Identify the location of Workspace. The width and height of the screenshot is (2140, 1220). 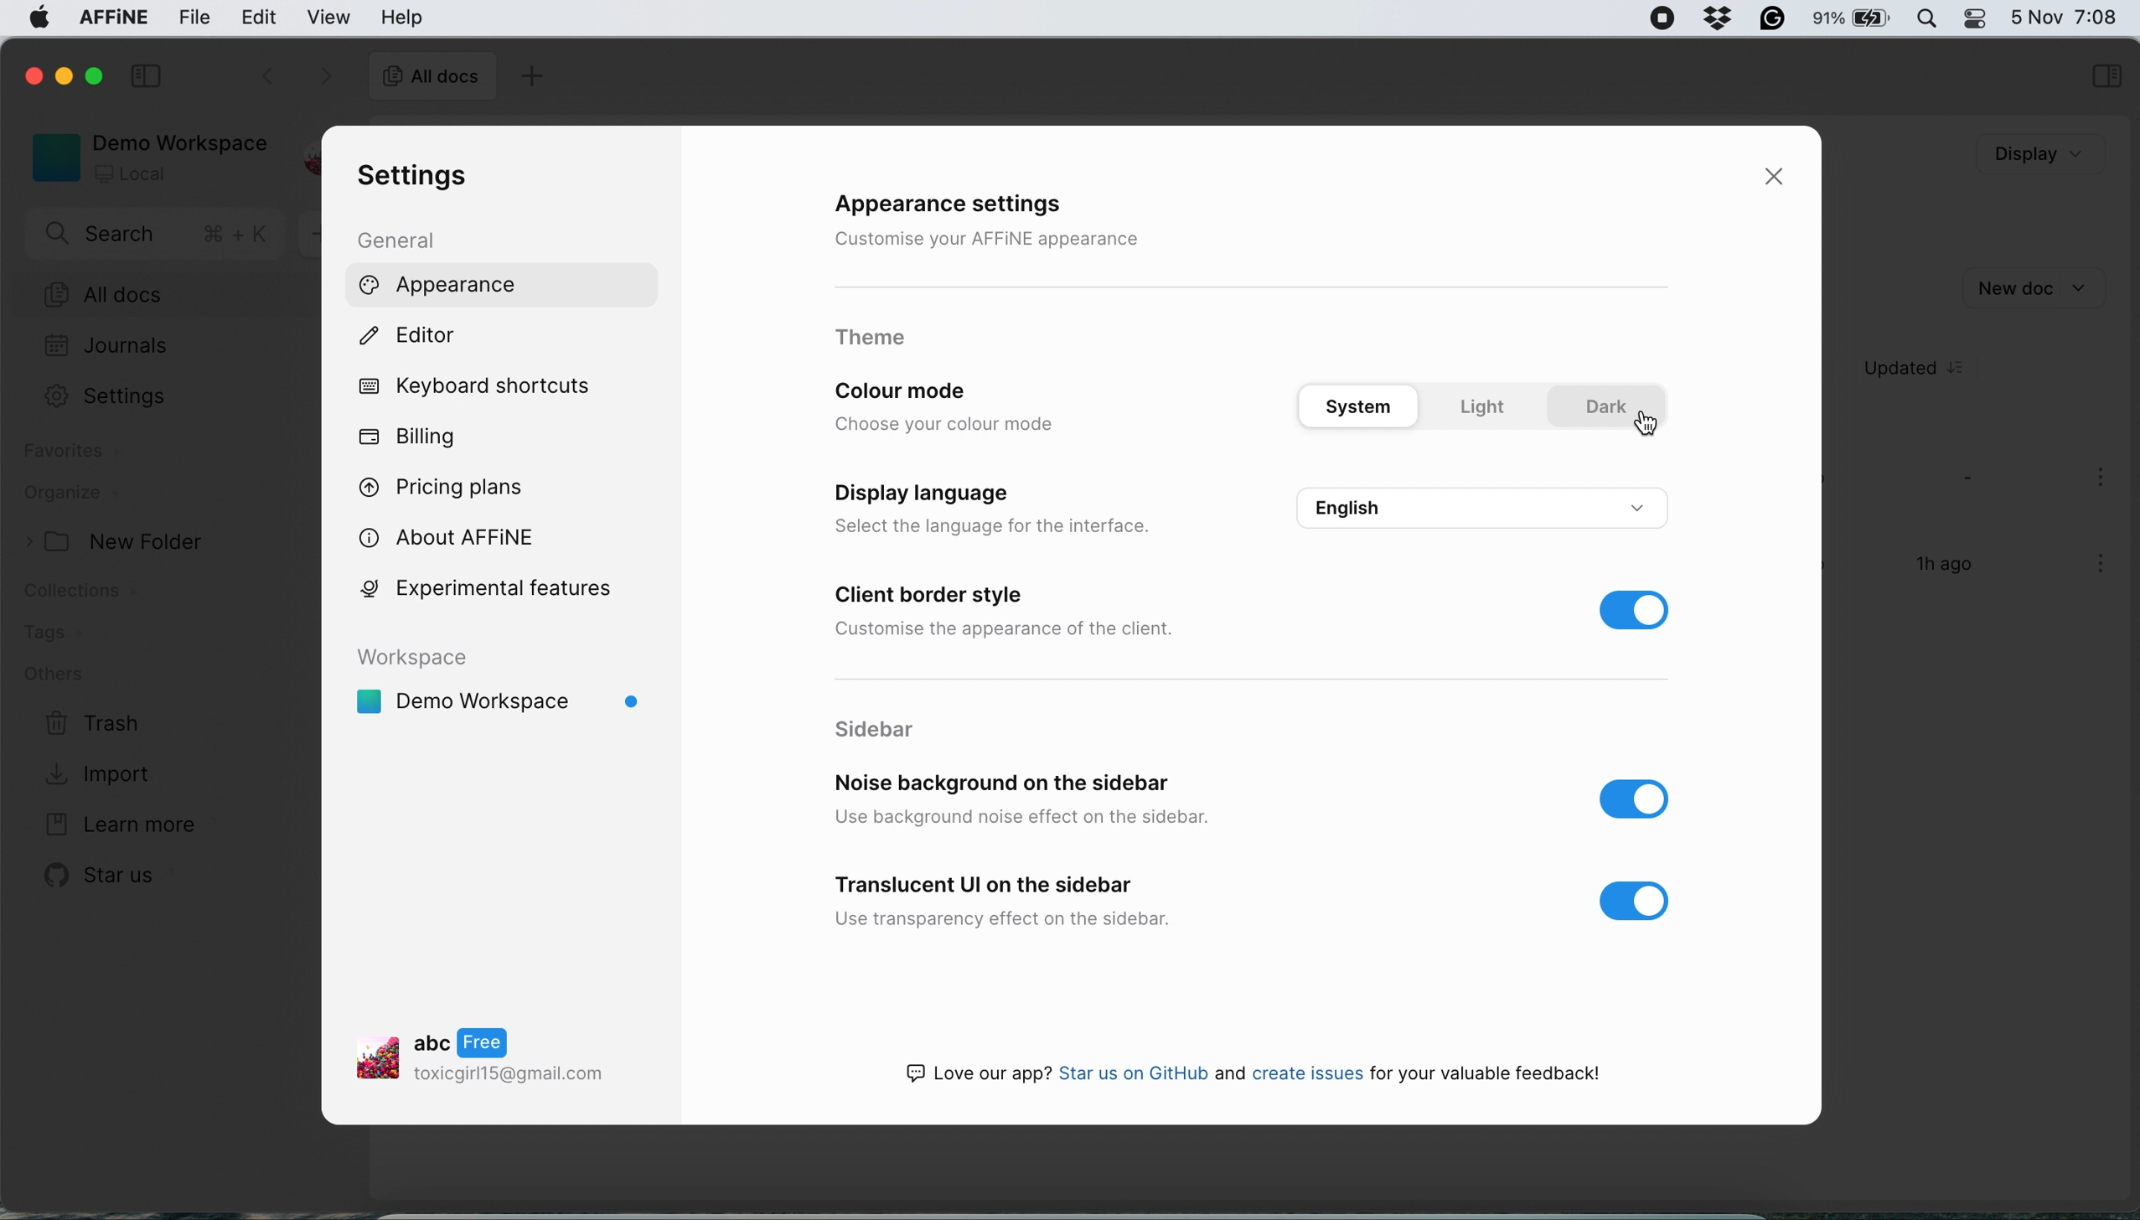
(425, 657).